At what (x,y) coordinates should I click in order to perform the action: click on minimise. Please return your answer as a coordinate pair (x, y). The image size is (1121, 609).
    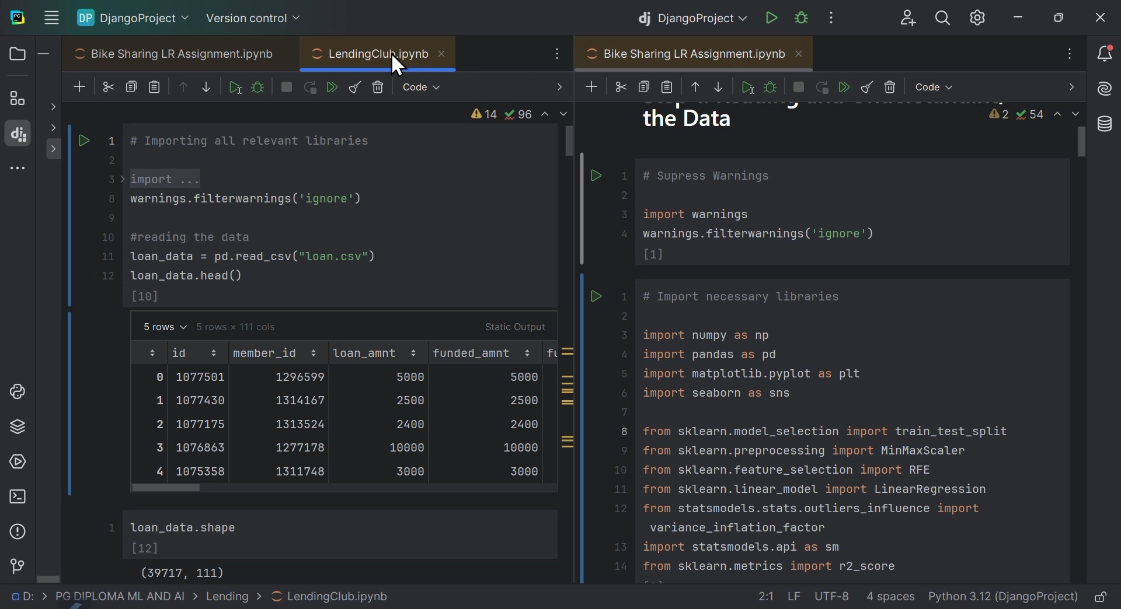
    Looking at the image, I should click on (1020, 14).